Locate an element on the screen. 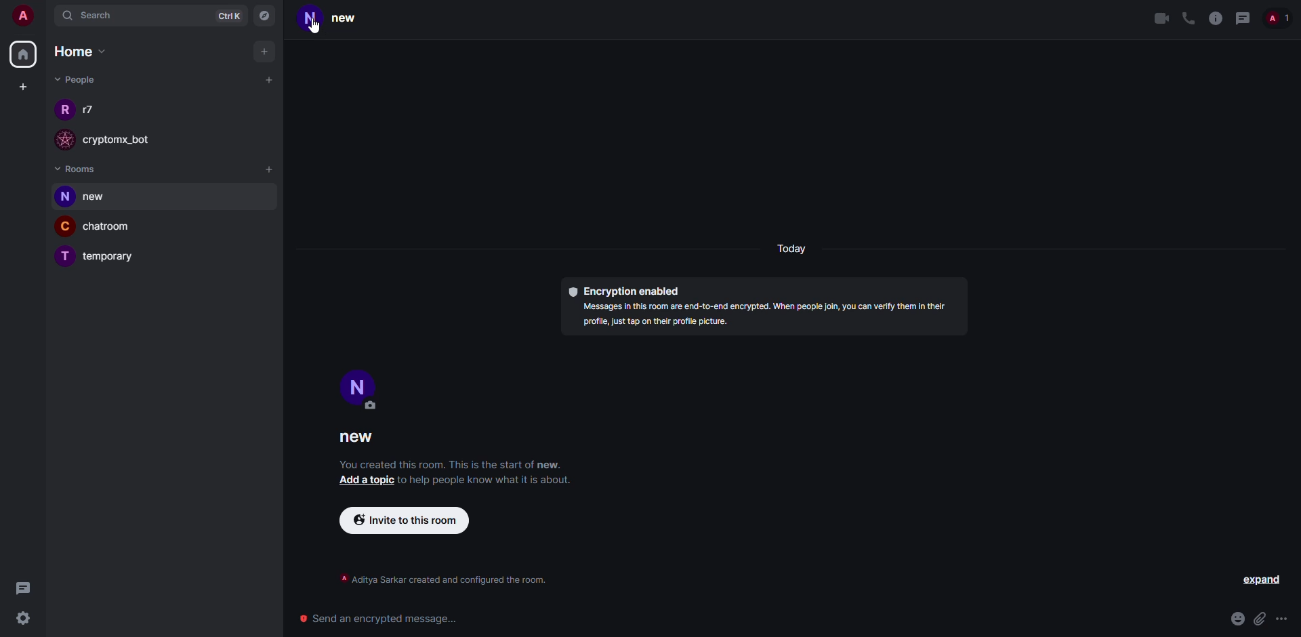  new  is located at coordinates (351, 20).